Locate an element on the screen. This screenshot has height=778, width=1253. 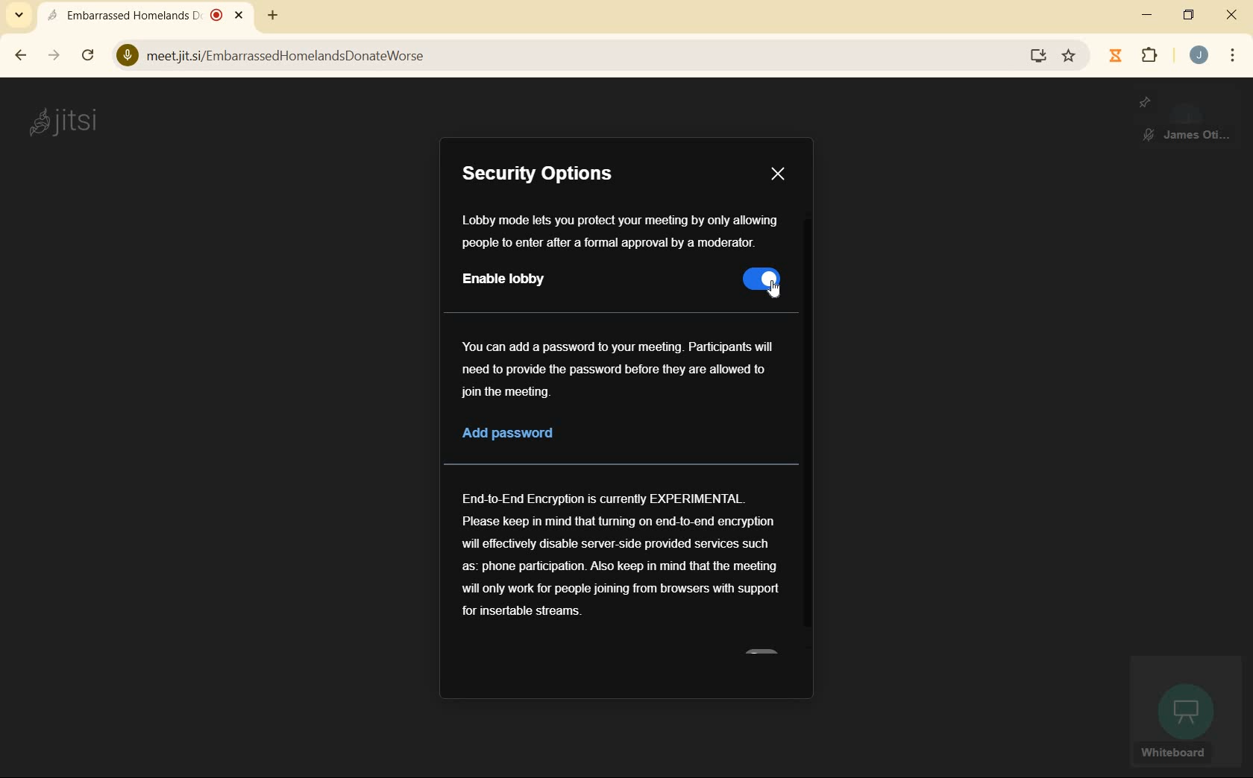
Jibble is located at coordinates (1115, 56).